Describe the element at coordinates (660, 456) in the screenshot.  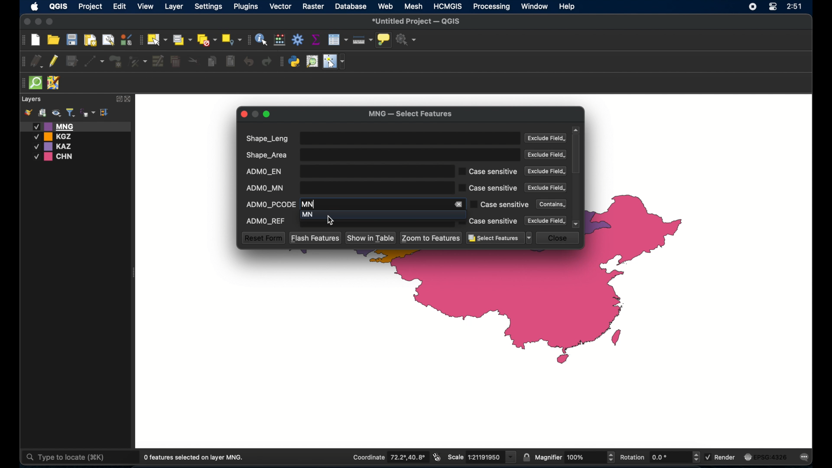
I see `rotation 0.0` at that location.